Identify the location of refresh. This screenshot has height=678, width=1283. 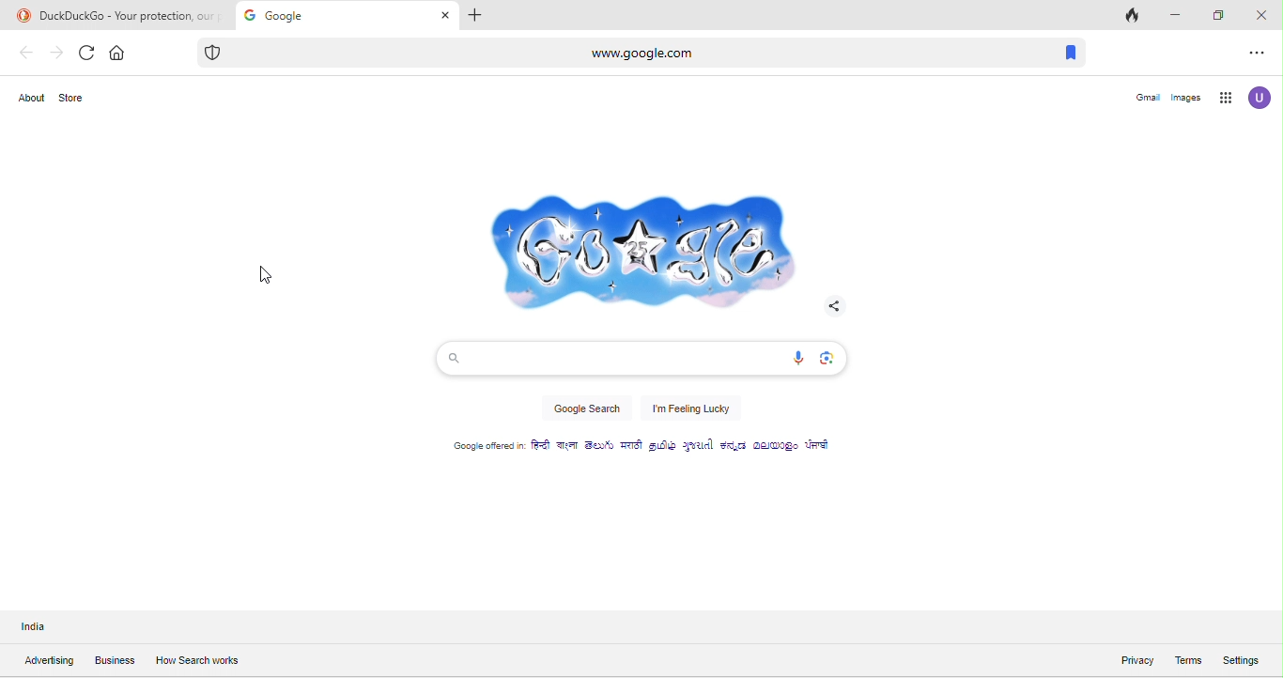
(86, 54).